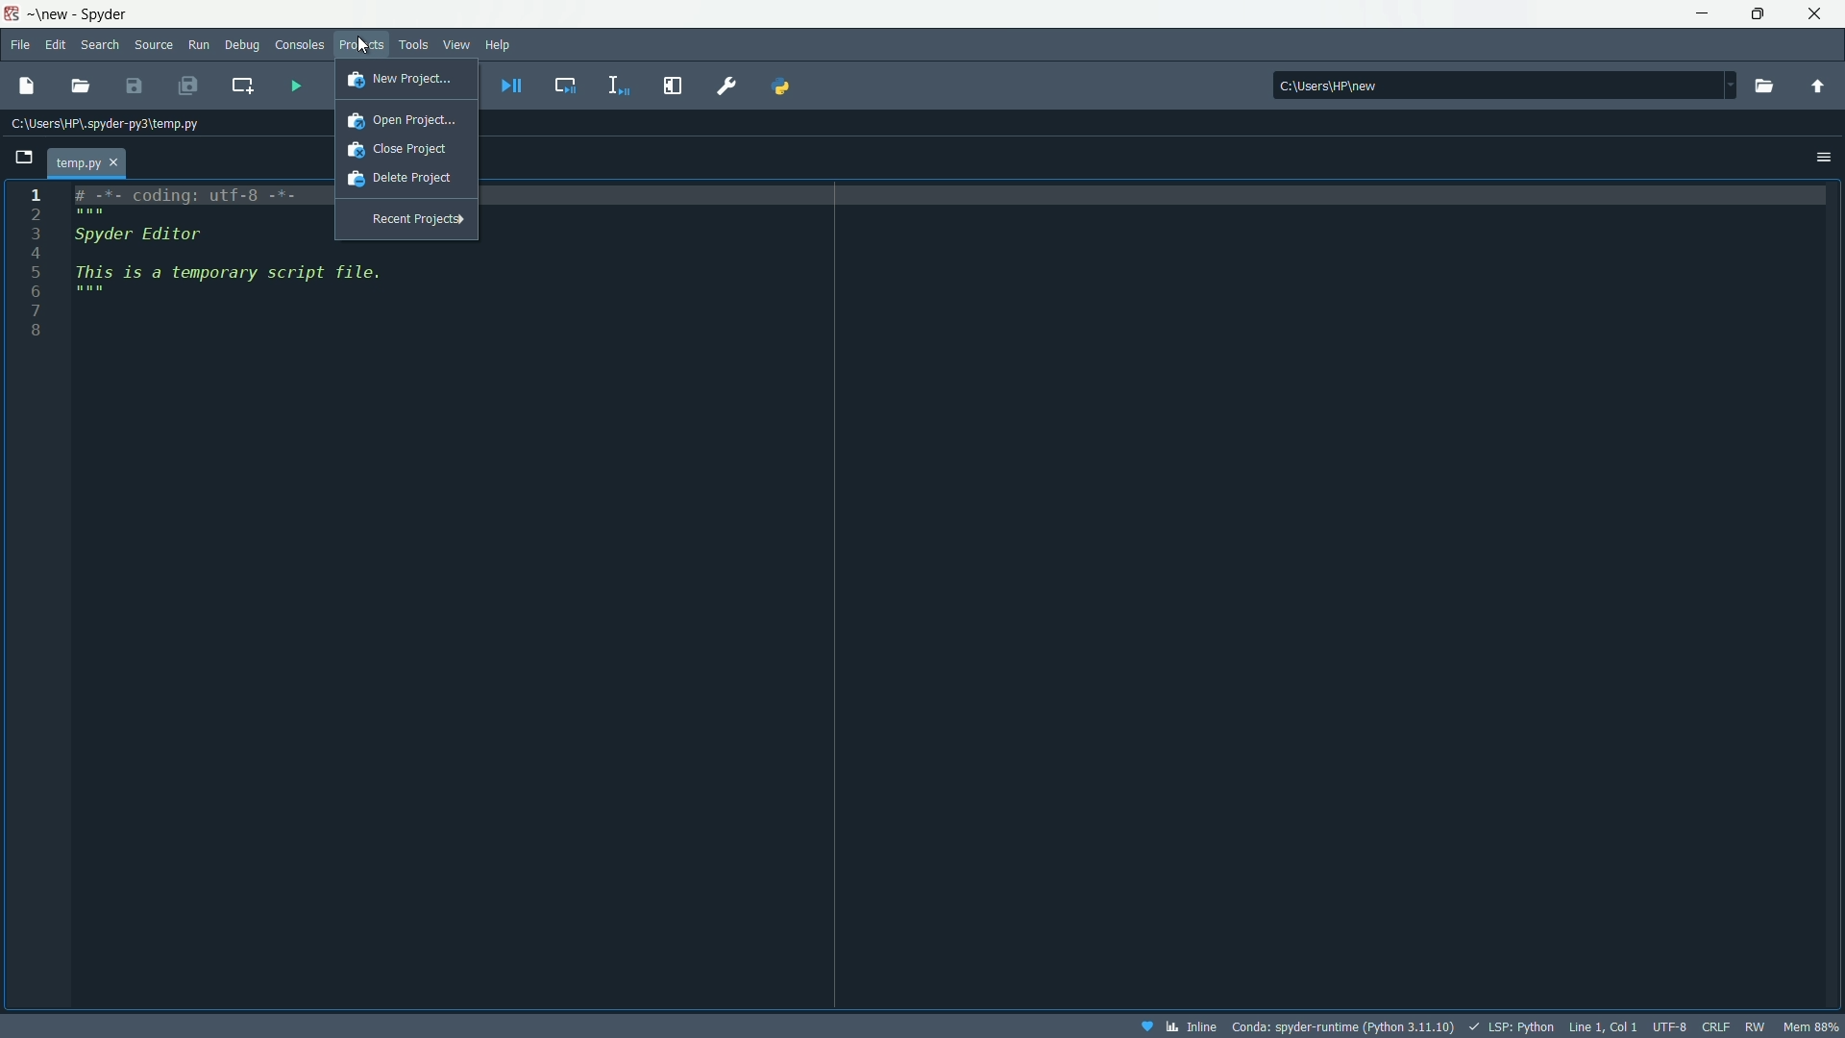  I want to click on Create new at the current line , so click(244, 89).